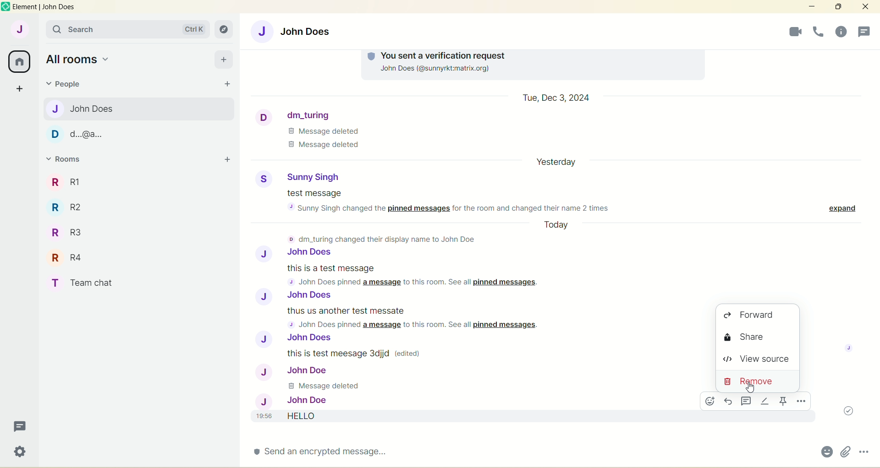 The image size is (880, 468). I want to click on Message Deleted Message deleted, so click(330, 141).